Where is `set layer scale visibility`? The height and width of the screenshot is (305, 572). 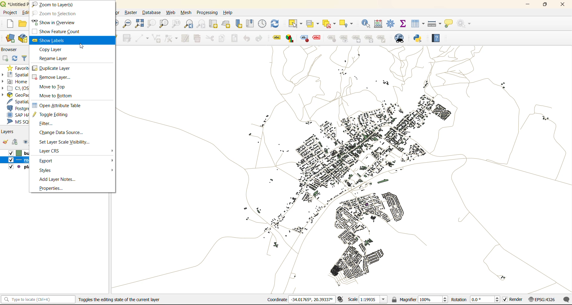
set layer scale visibility is located at coordinates (65, 142).